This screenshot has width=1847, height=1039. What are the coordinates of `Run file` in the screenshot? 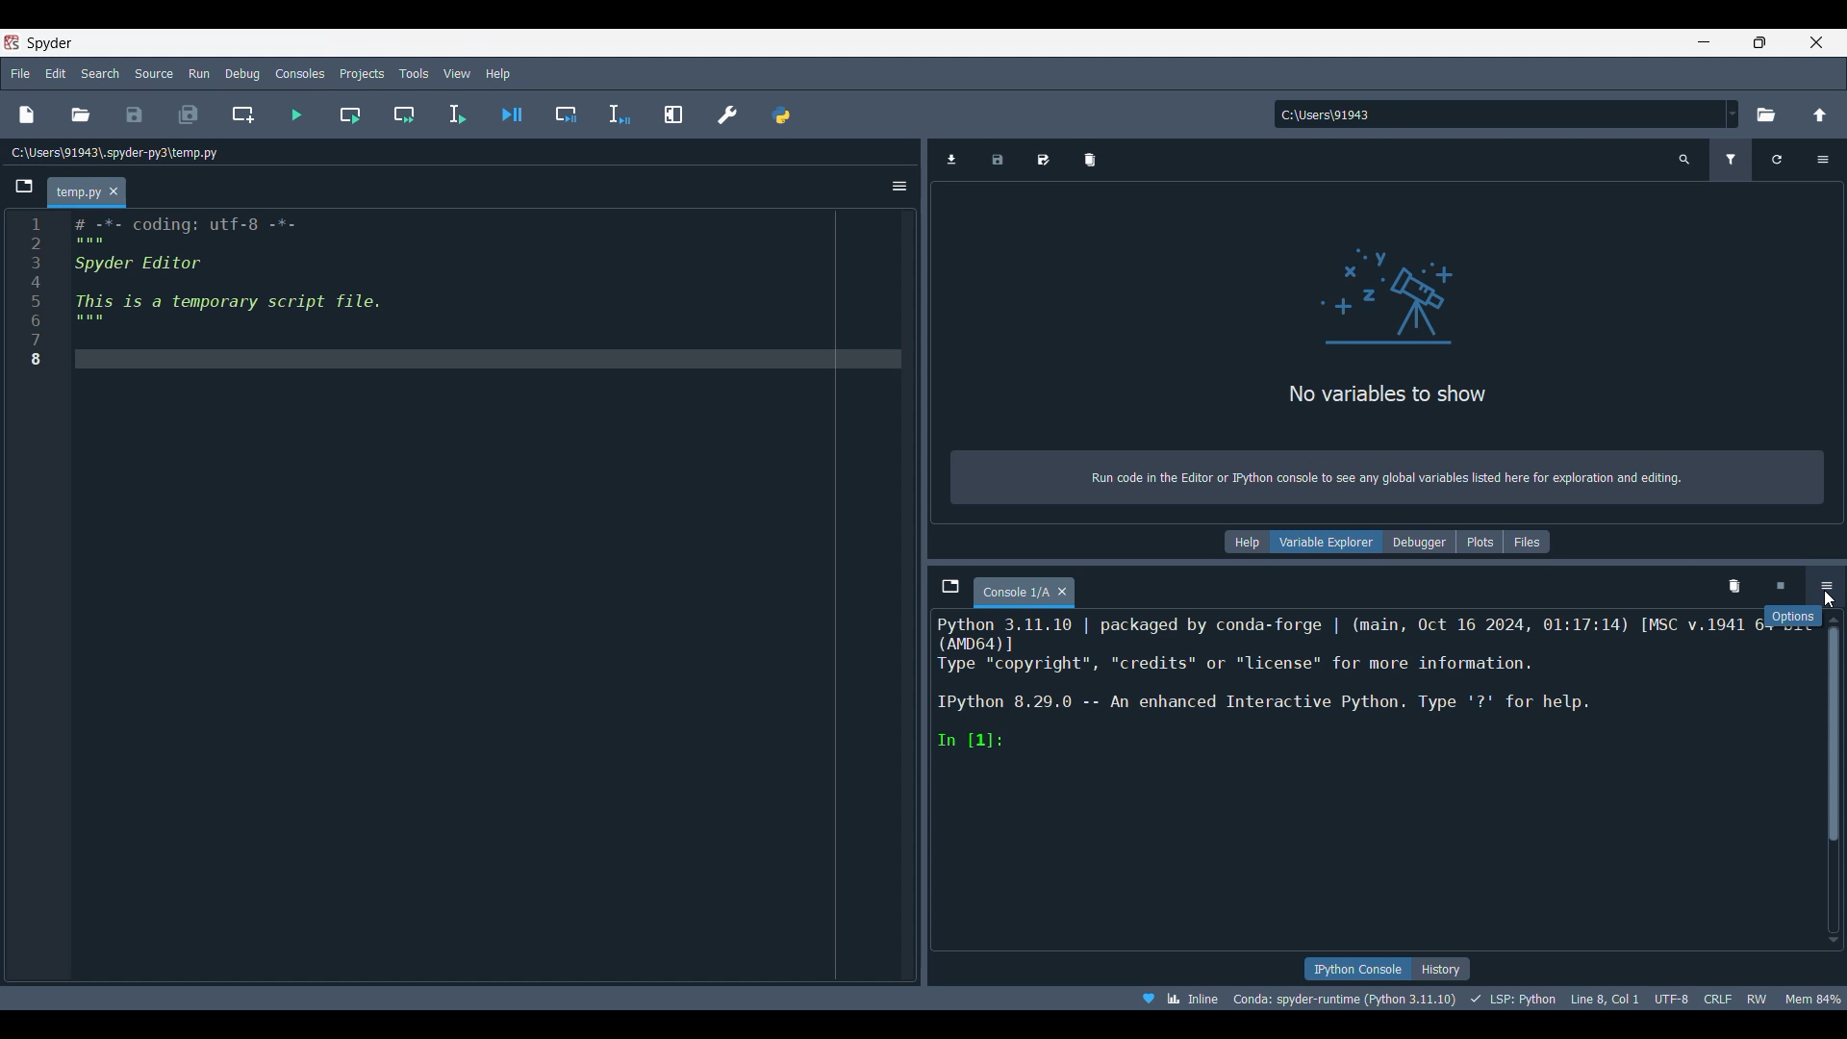 It's located at (296, 114).